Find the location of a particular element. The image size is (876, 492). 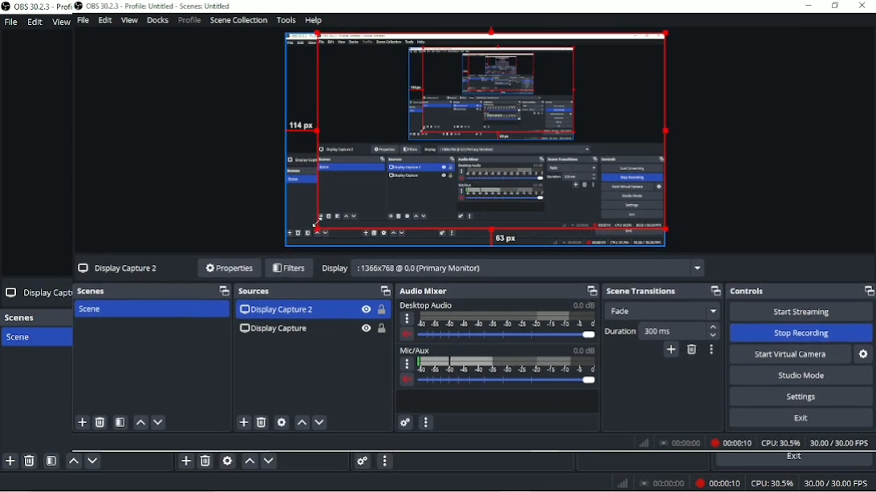

Hide is located at coordinates (363, 311).